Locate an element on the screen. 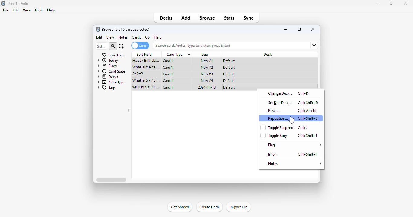 This screenshot has height=217, width=413. saved searches is located at coordinates (114, 55).